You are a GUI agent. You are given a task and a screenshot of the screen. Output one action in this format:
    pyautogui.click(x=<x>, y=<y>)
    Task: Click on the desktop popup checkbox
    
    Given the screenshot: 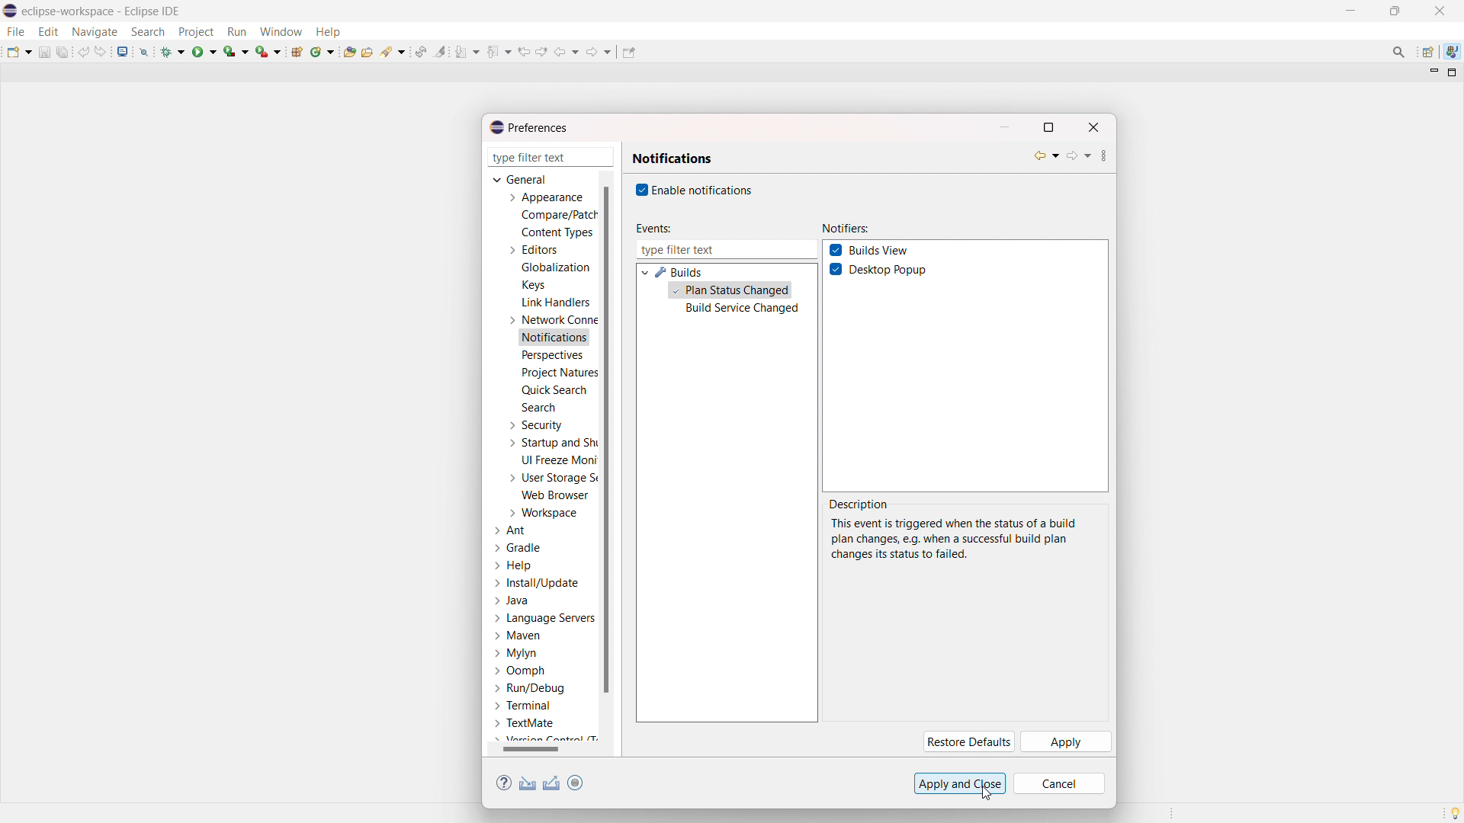 What is the action you would take?
    pyautogui.click(x=891, y=271)
    